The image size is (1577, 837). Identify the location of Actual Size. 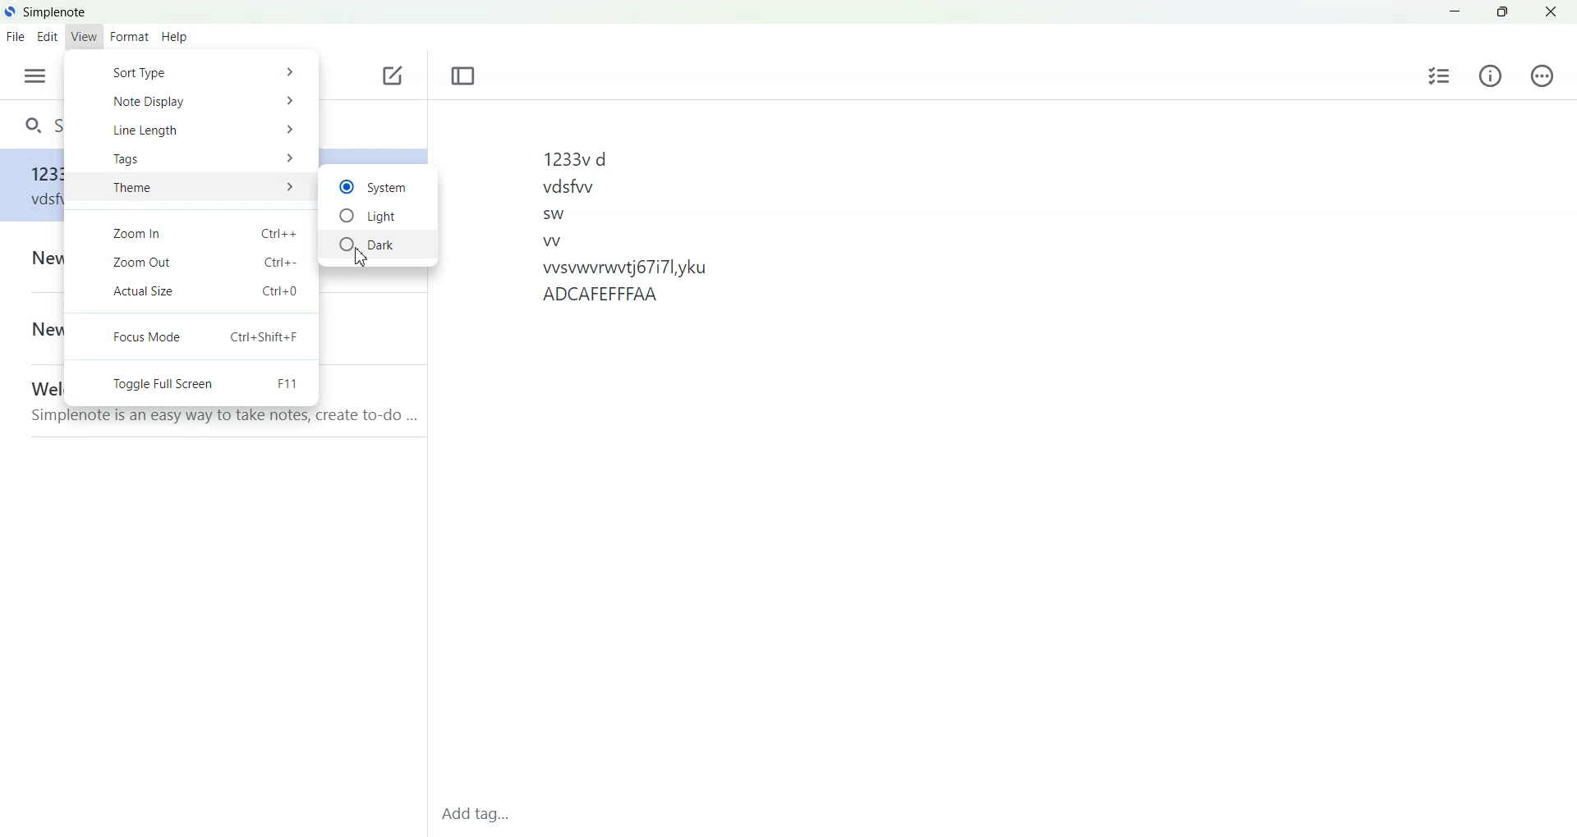
(191, 295).